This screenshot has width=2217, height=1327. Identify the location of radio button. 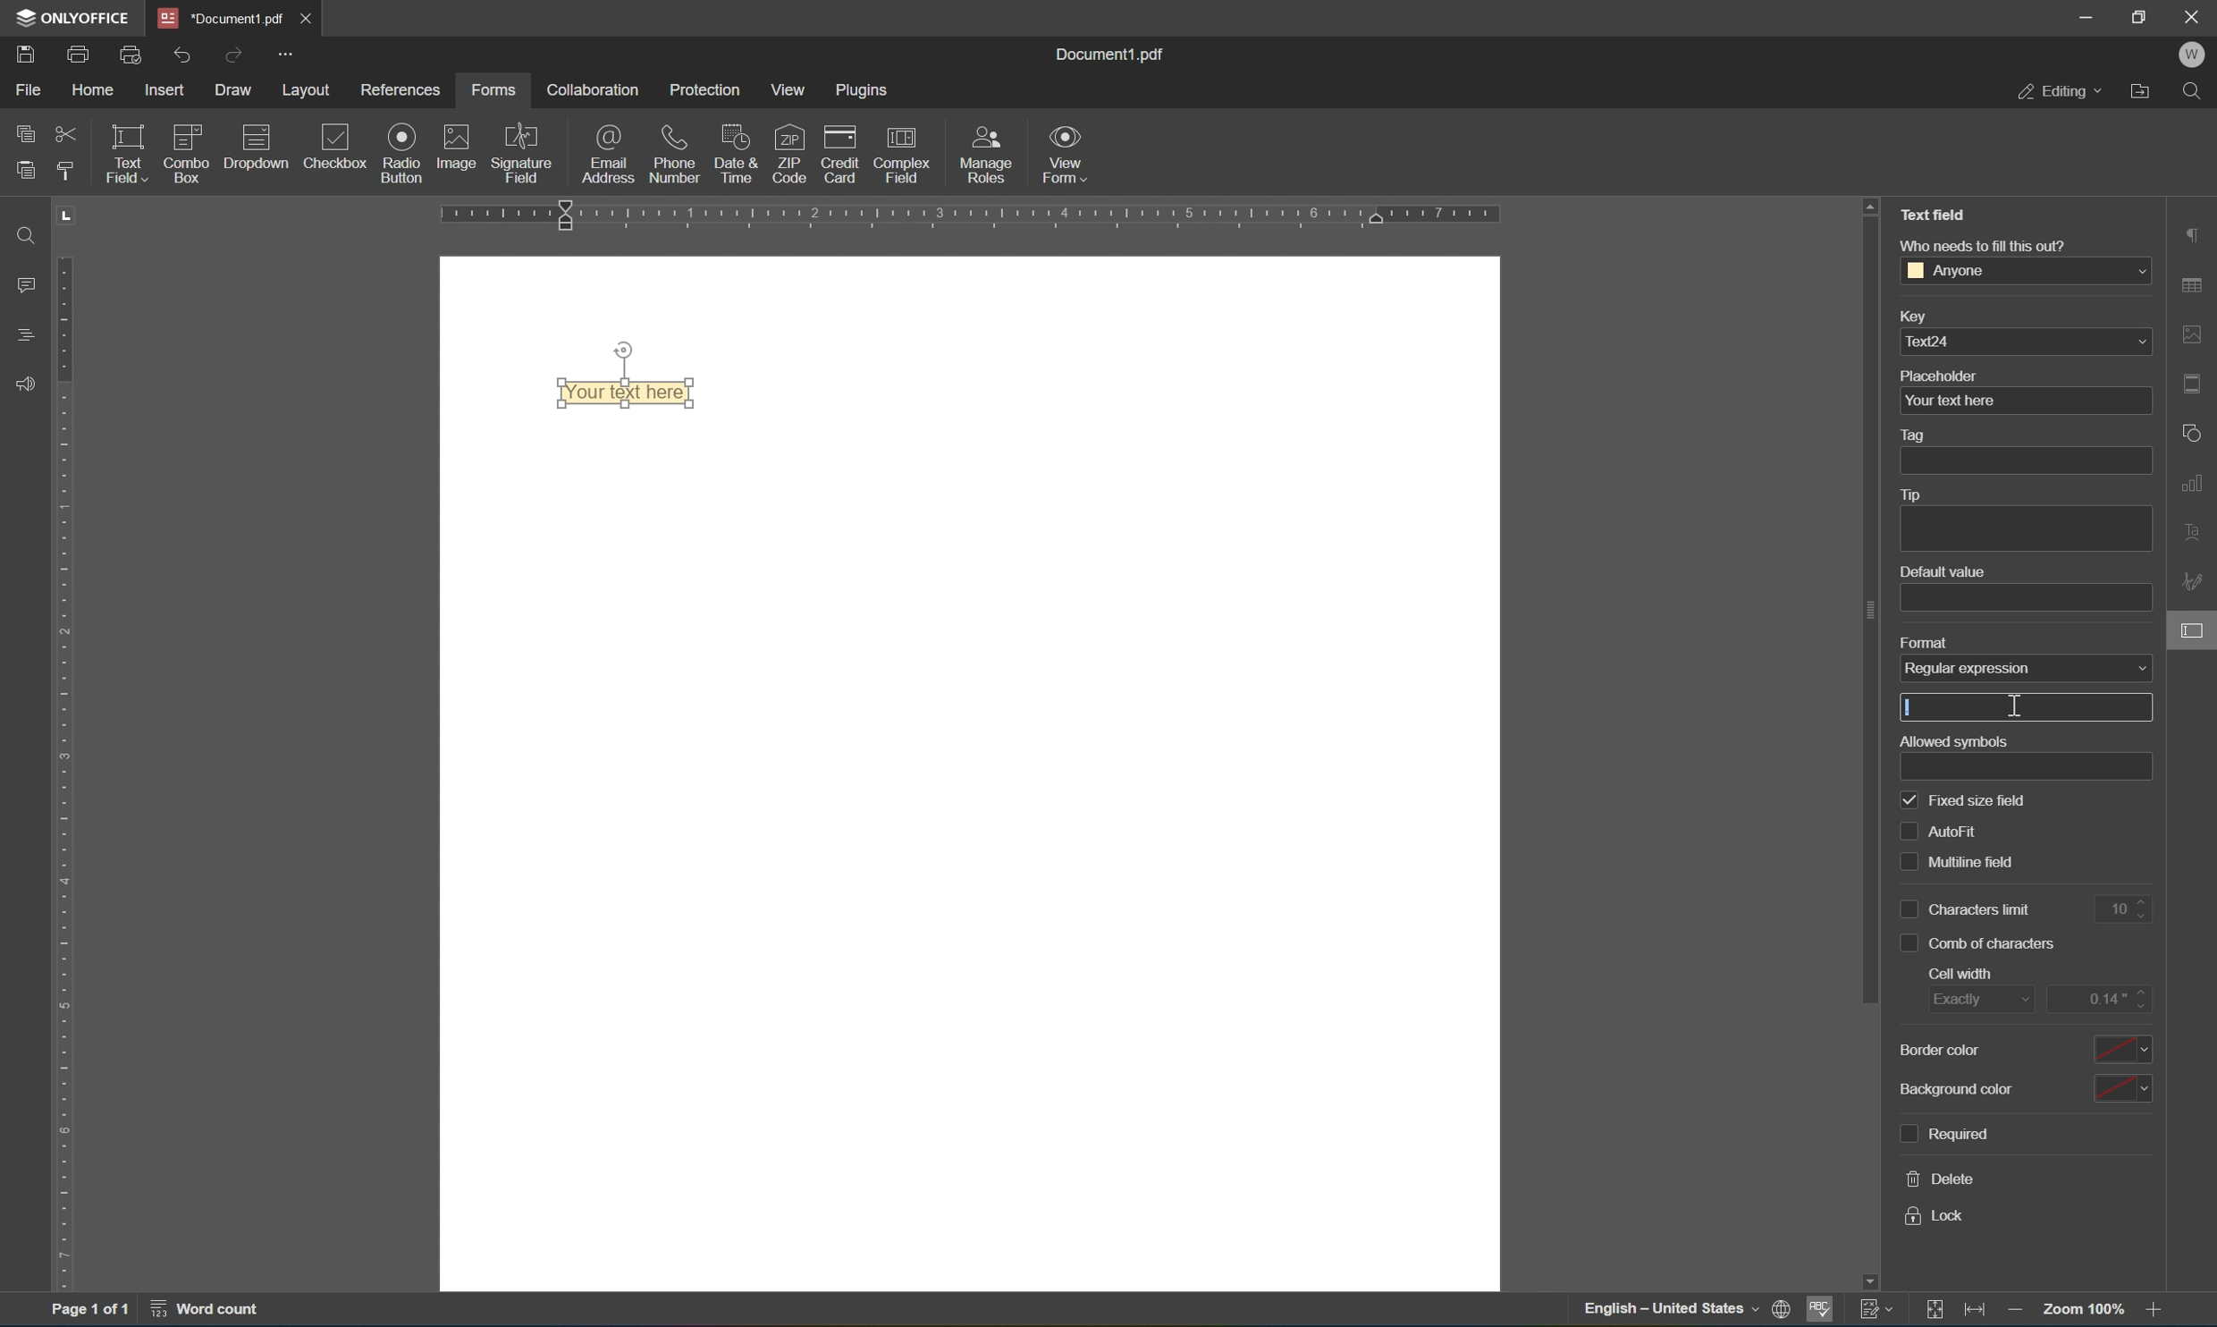
(404, 152).